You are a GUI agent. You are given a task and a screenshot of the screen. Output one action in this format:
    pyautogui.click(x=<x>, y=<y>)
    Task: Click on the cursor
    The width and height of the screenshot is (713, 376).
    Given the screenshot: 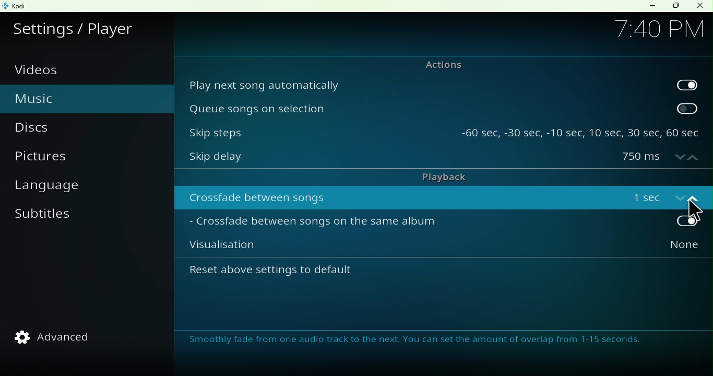 What is the action you would take?
    pyautogui.click(x=693, y=210)
    